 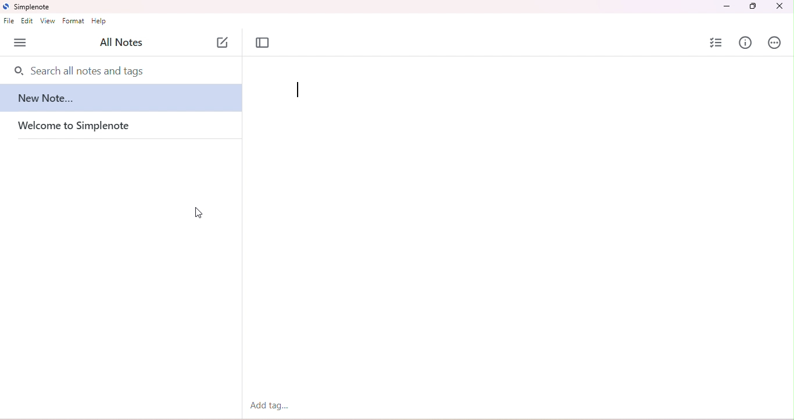 What do you see at coordinates (774, 42) in the screenshot?
I see `actions` at bounding box center [774, 42].